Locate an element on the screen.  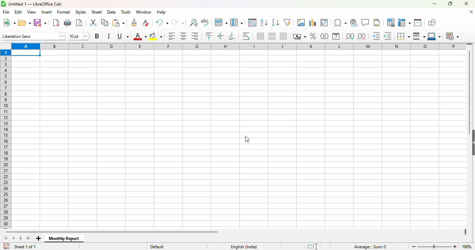
rows is located at coordinates (6, 139).